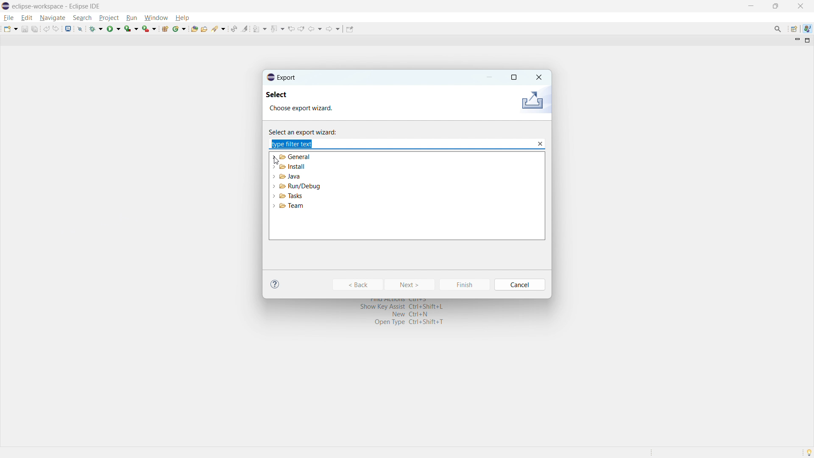 The width and height of the screenshot is (814, 458). I want to click on Choose export wizard, so click(309, 109).